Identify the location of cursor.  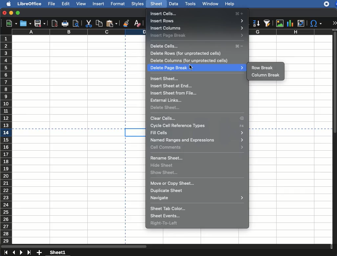
(191, 69).